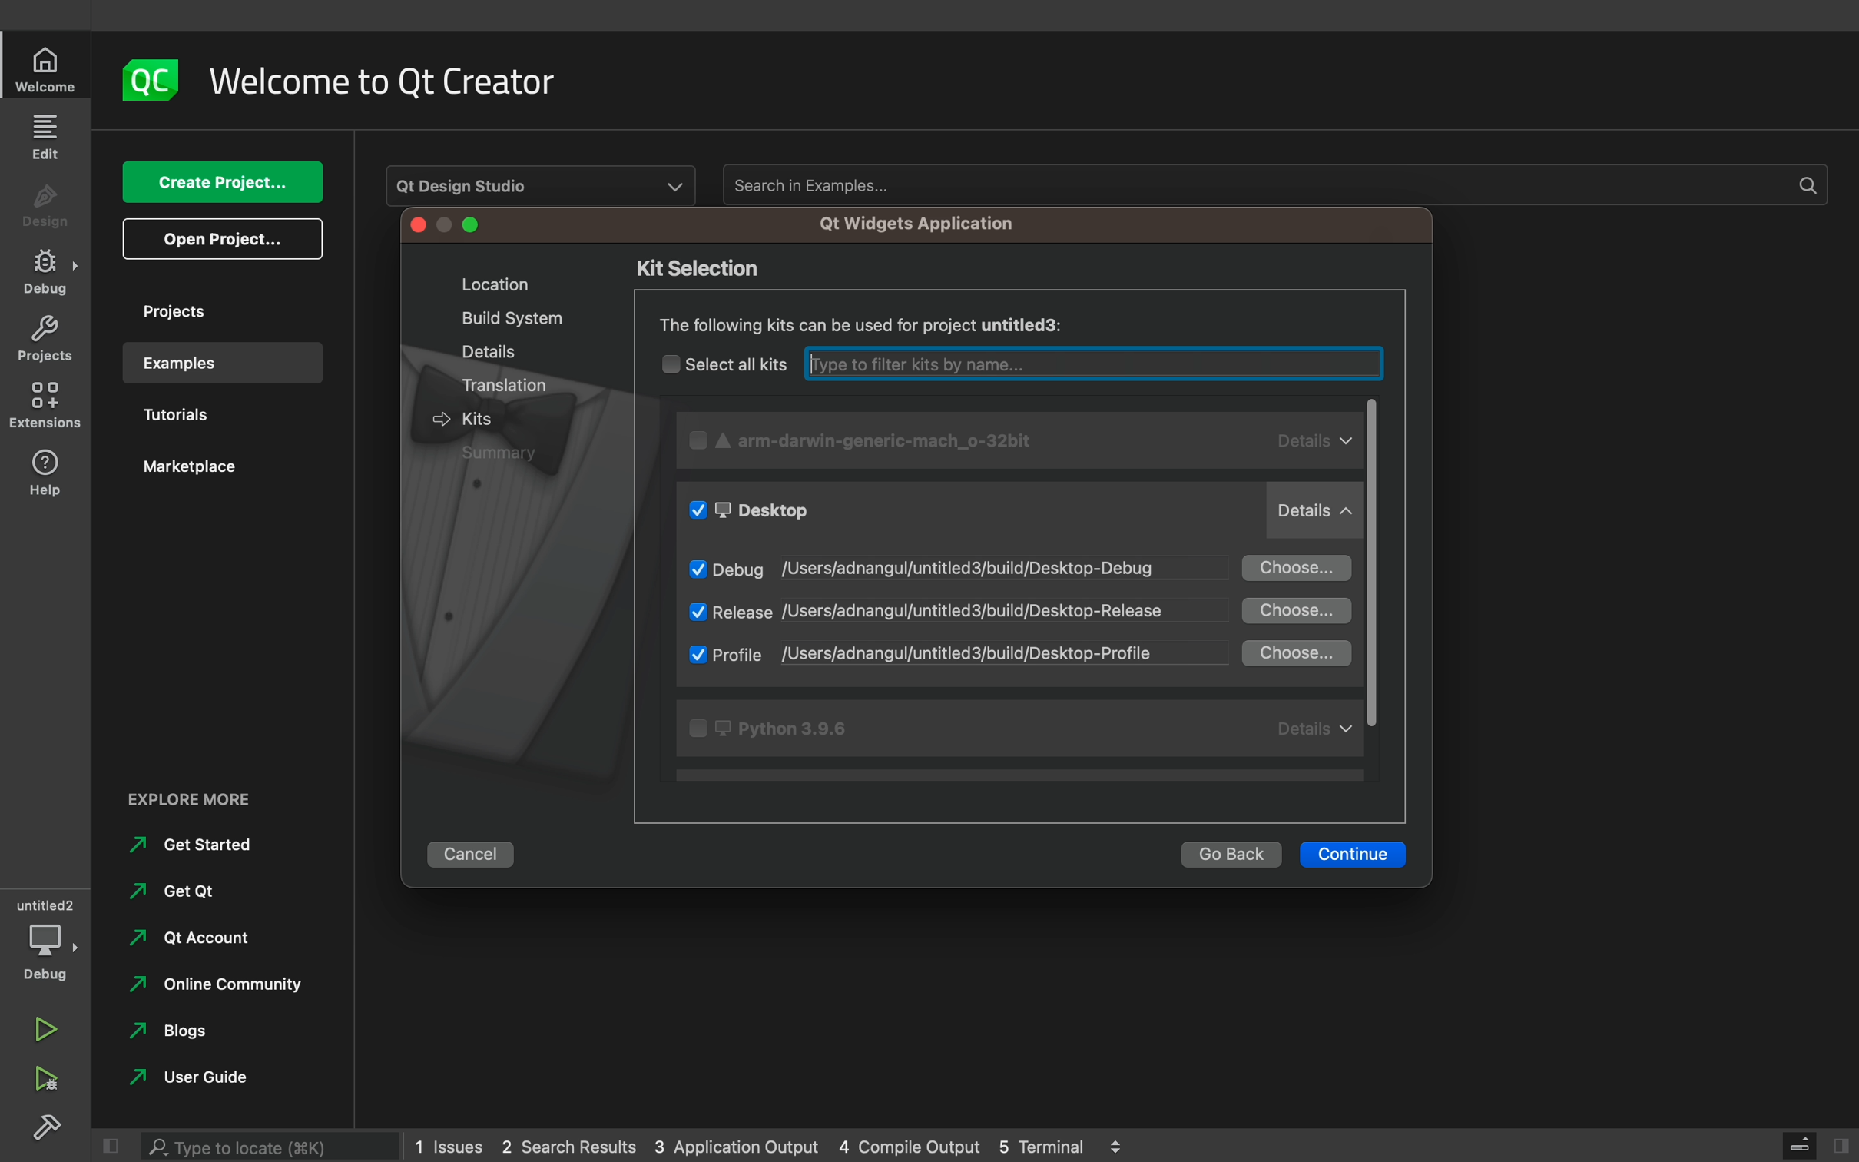 The width and height of the screenshot is (1859, 1162). I want to click on Type to filter kits by name..., so click(1088, 363).